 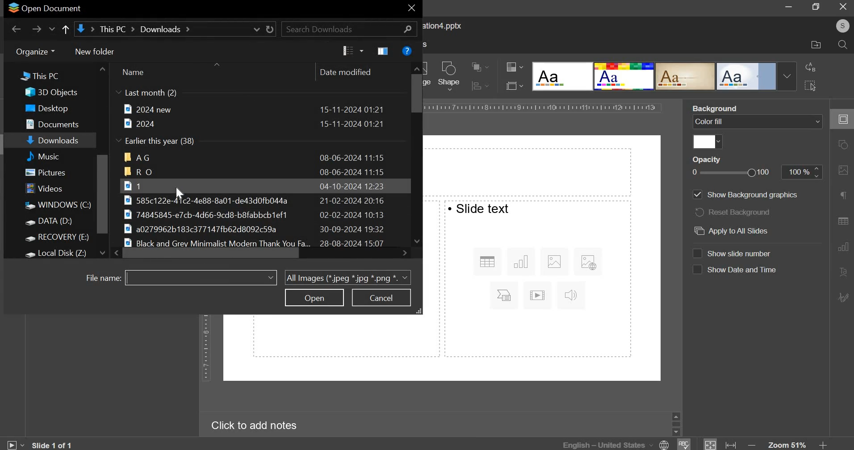 What do you see at coordinates (707, 142) in the screenshot?
I see `fill color` at bounding box center [707, 142].